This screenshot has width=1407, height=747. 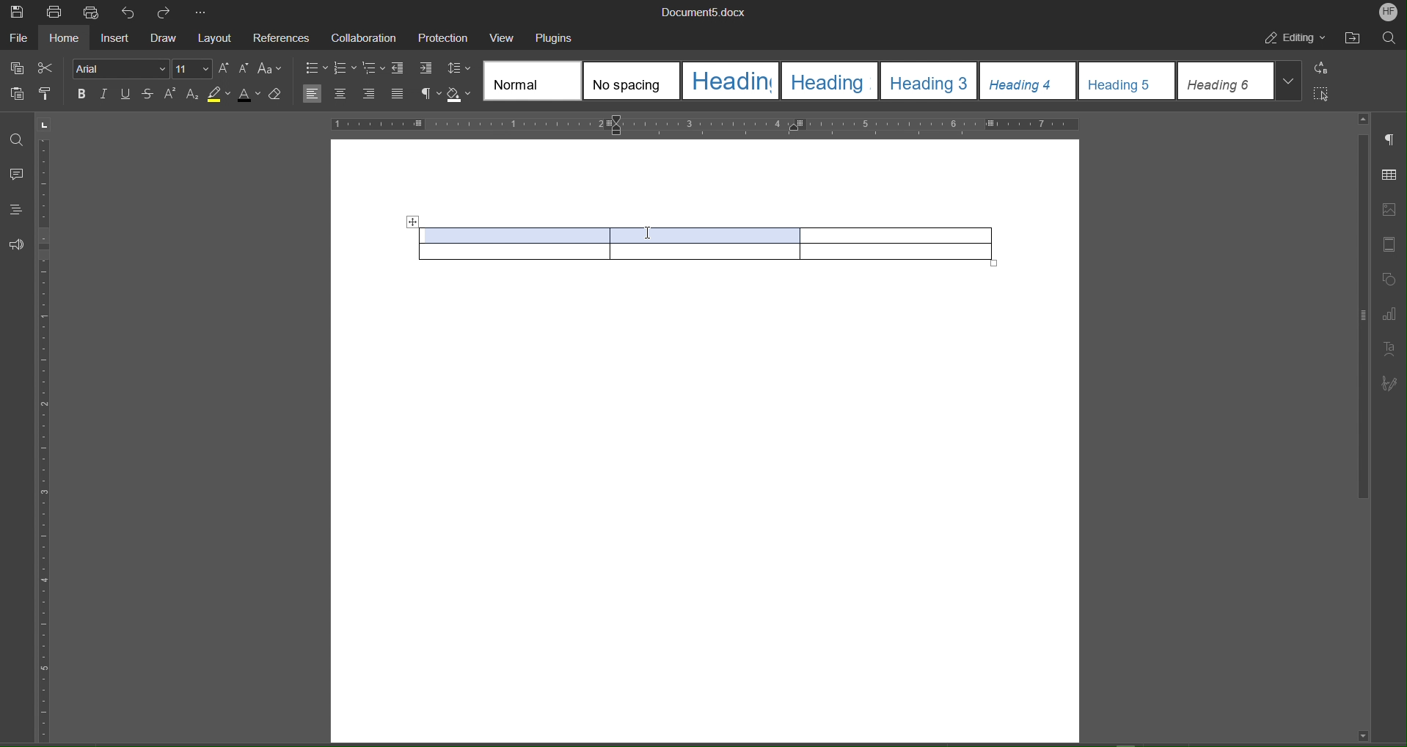 What do you see at coordinates (54, 12) in the screenshot?
I see `Print` at bounding box center [54, 12].